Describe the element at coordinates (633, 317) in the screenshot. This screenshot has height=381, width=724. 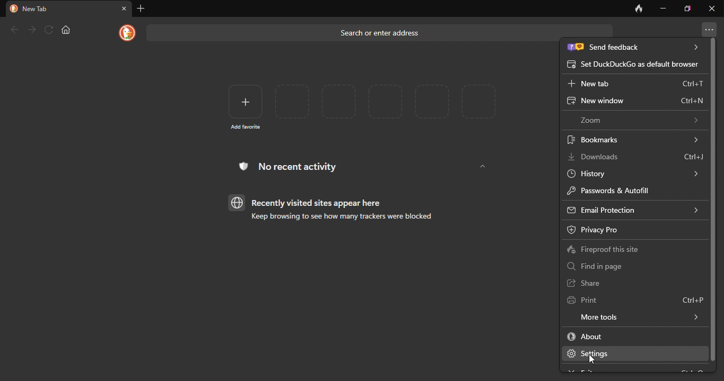
I see `more tools` at that location.